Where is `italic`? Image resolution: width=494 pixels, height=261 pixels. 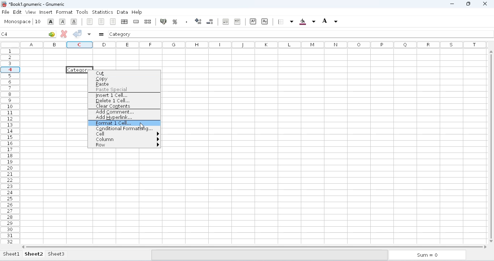 italic is located at coordinates (62, 22).